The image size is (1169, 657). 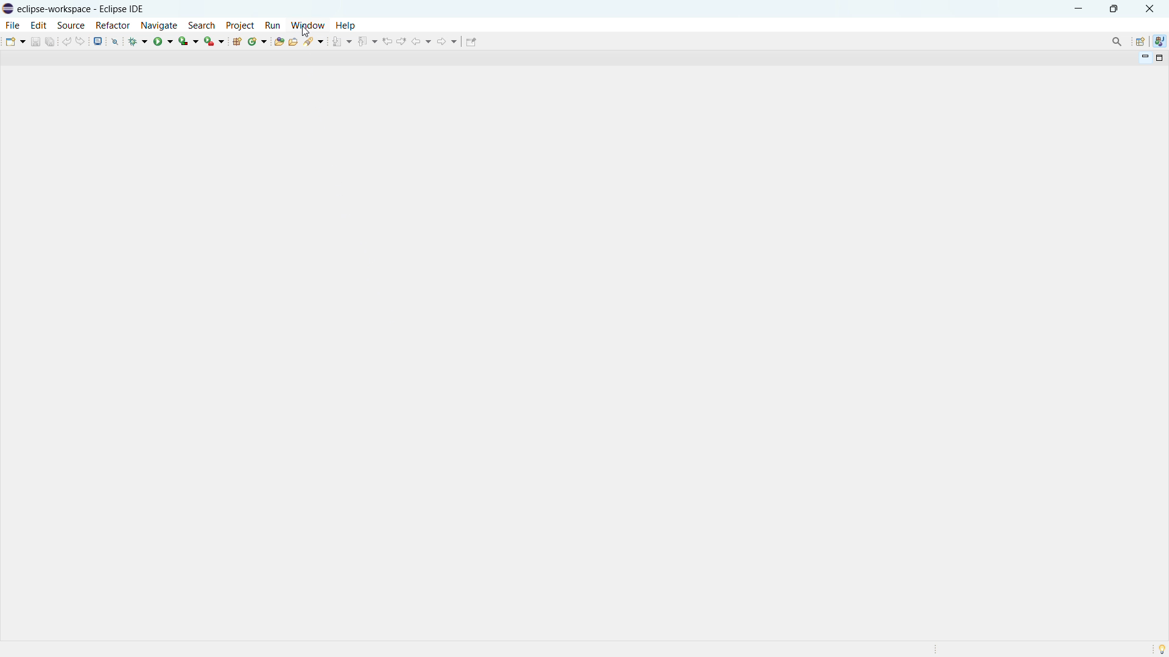 What do you see at coordinates (113, 26) in the screenshot?
I see `refactor` at bounding box center [113, 26].